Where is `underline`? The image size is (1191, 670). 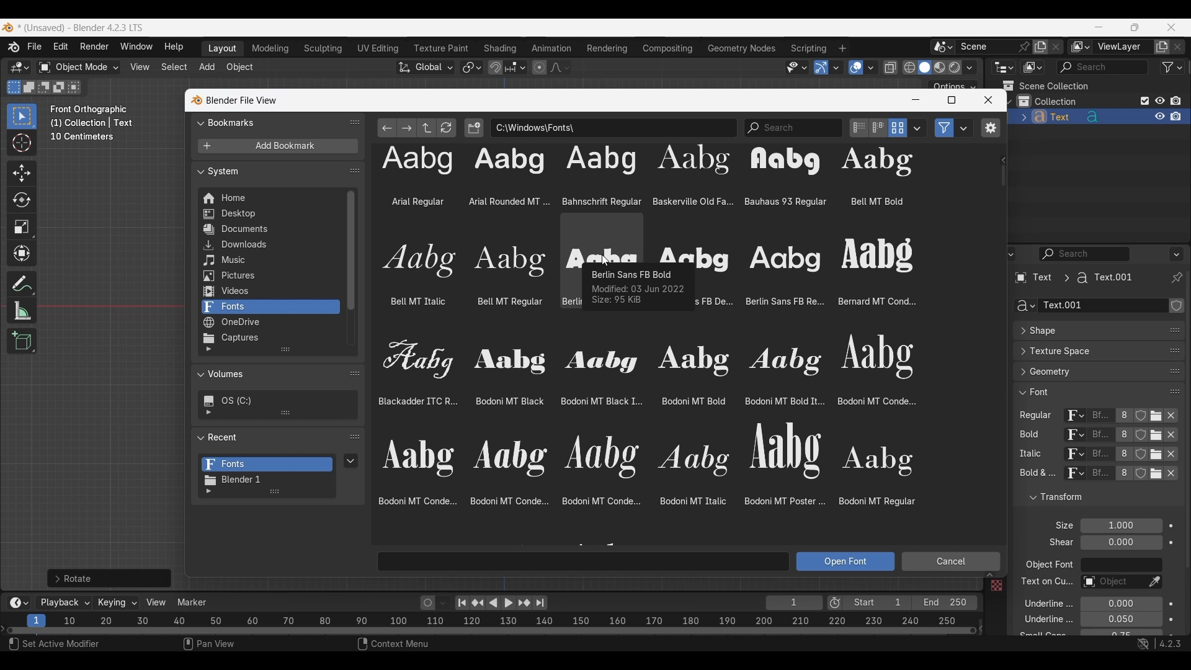
underline is located at coordinates (1038, 621).